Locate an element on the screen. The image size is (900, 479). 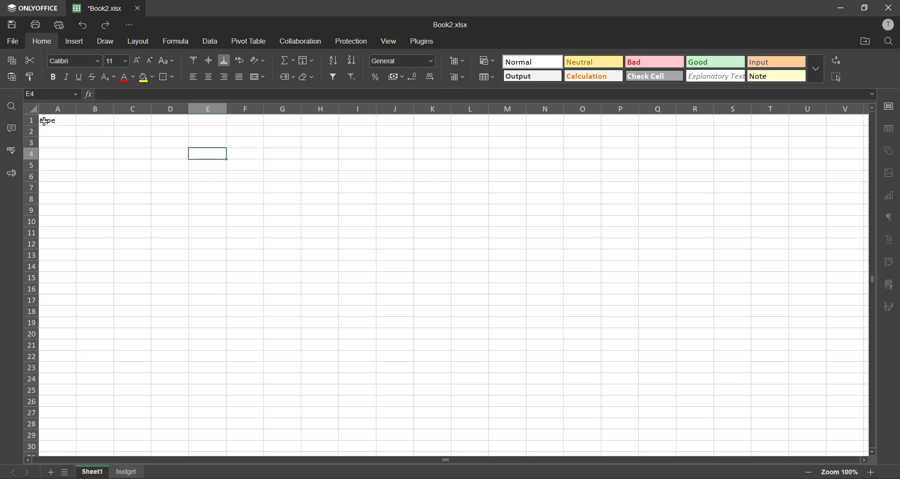
draw is located at coordinates (105, 42).